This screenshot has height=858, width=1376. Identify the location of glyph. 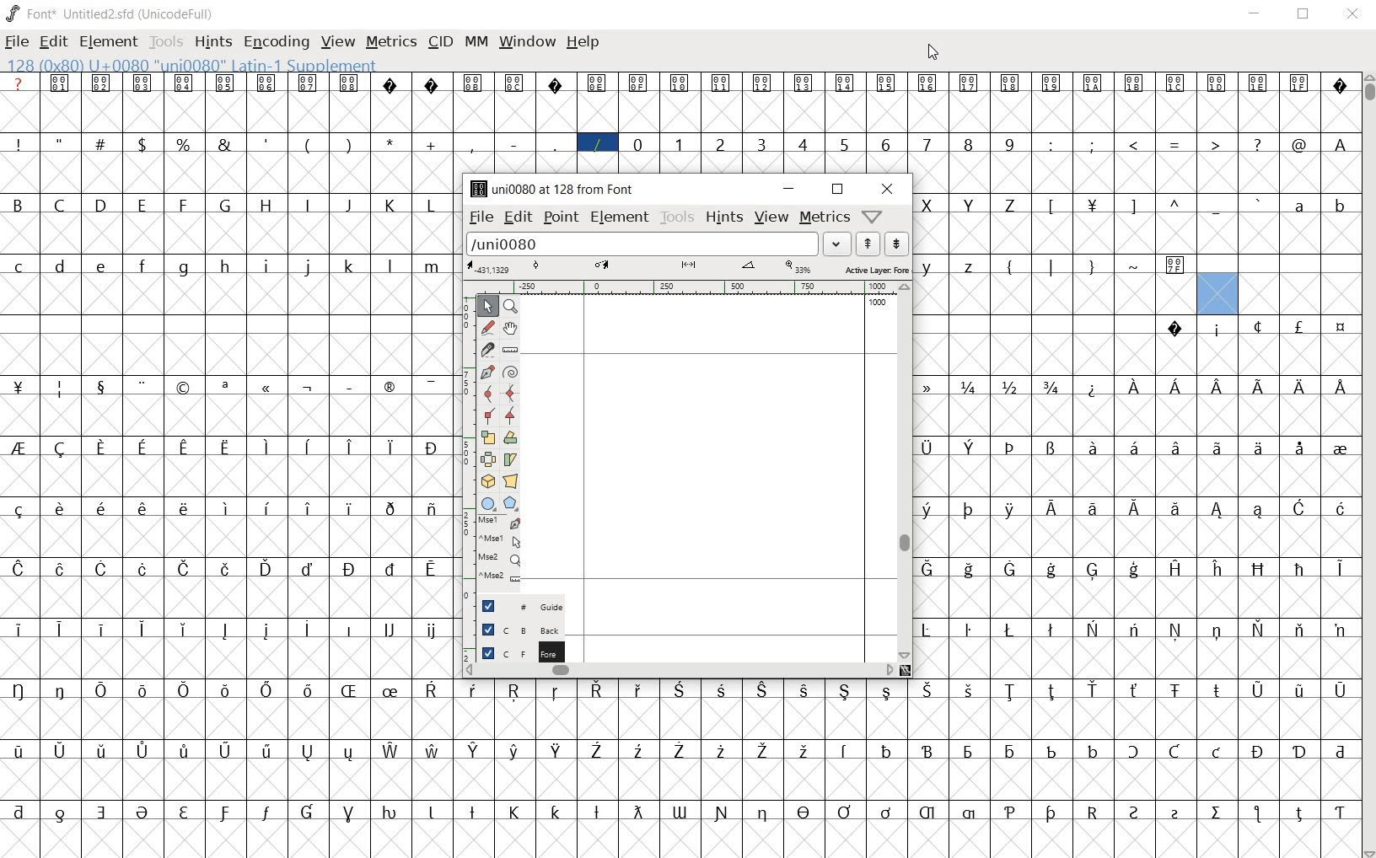
(473, 751).